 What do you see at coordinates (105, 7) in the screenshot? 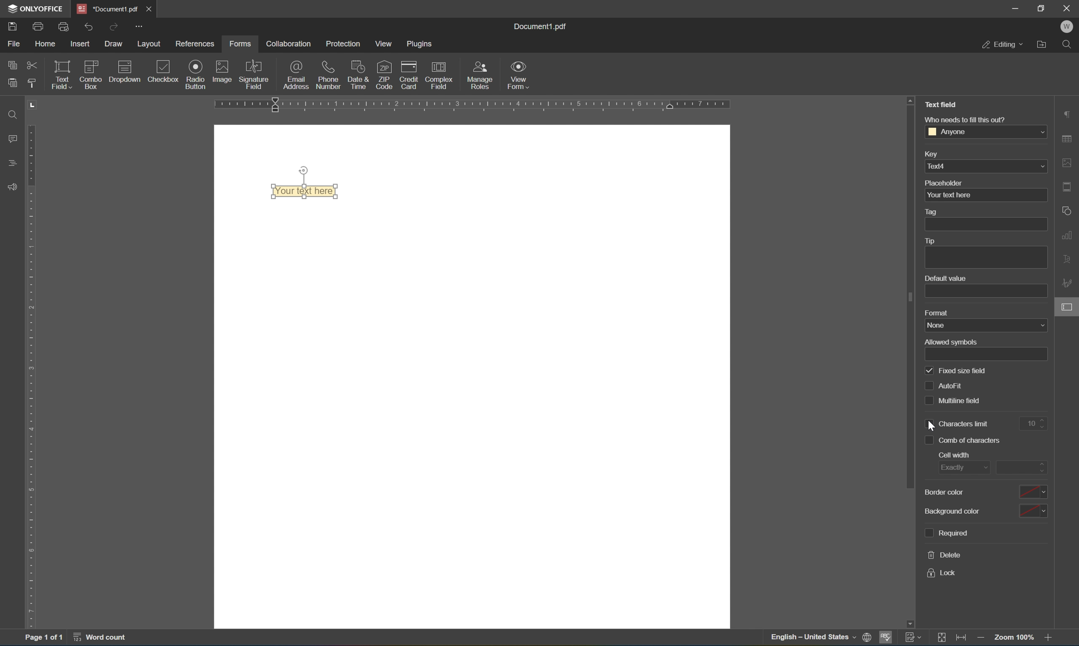
I see `document1.pdf` at bounding box center [105, 7].